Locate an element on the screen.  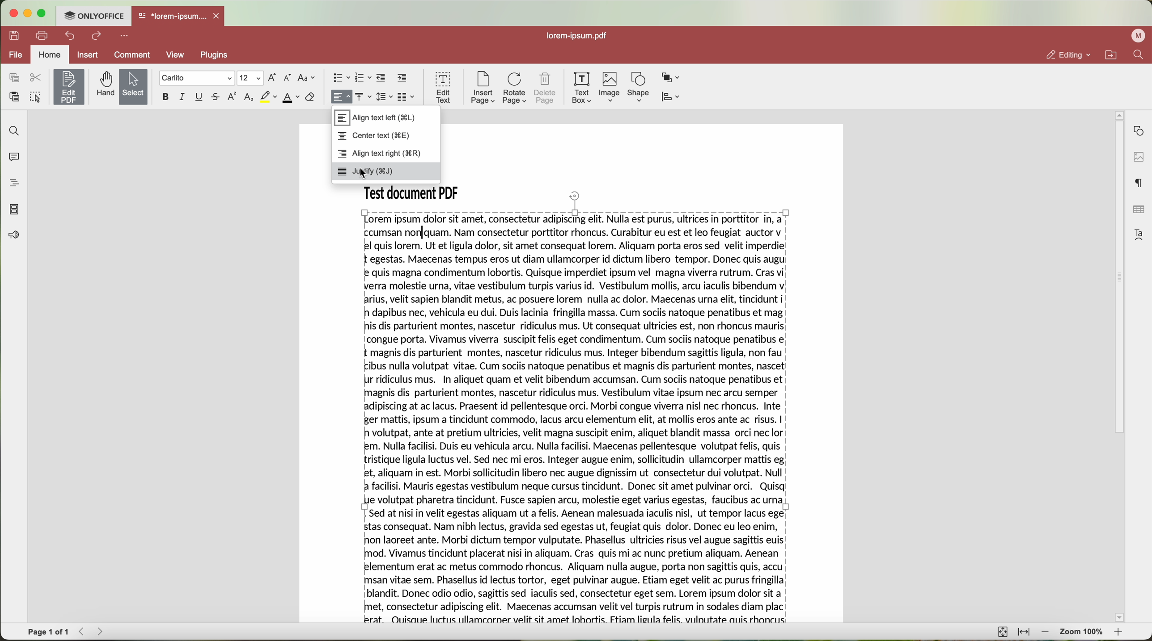
increase indent is located at coordinates (403, 78).